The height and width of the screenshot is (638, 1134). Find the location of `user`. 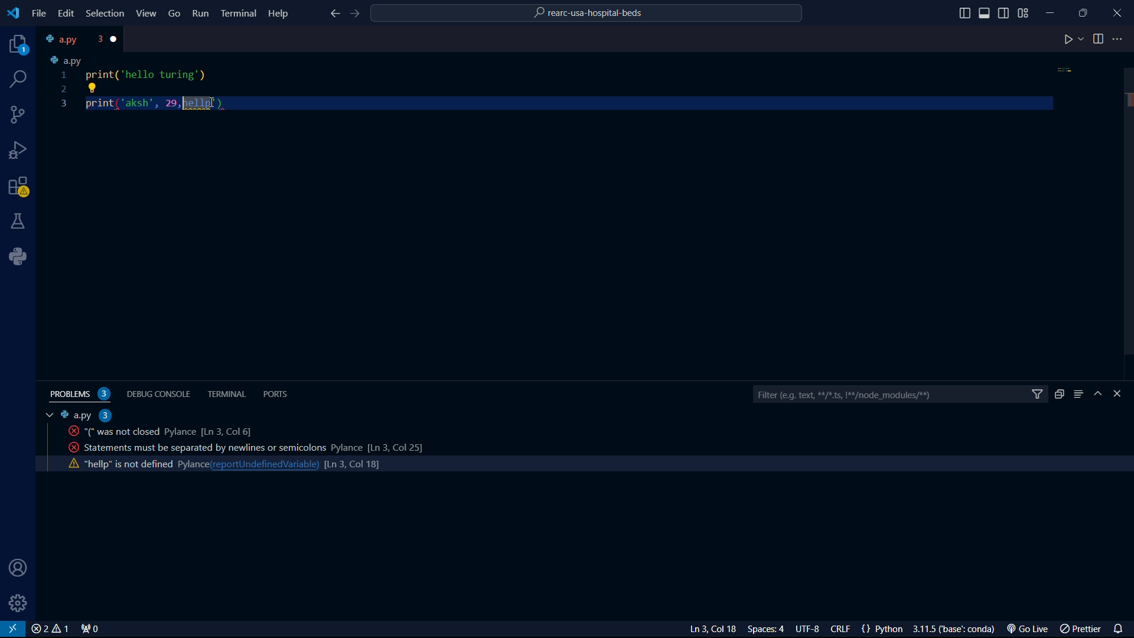

user is located at coordinates (15, 569).